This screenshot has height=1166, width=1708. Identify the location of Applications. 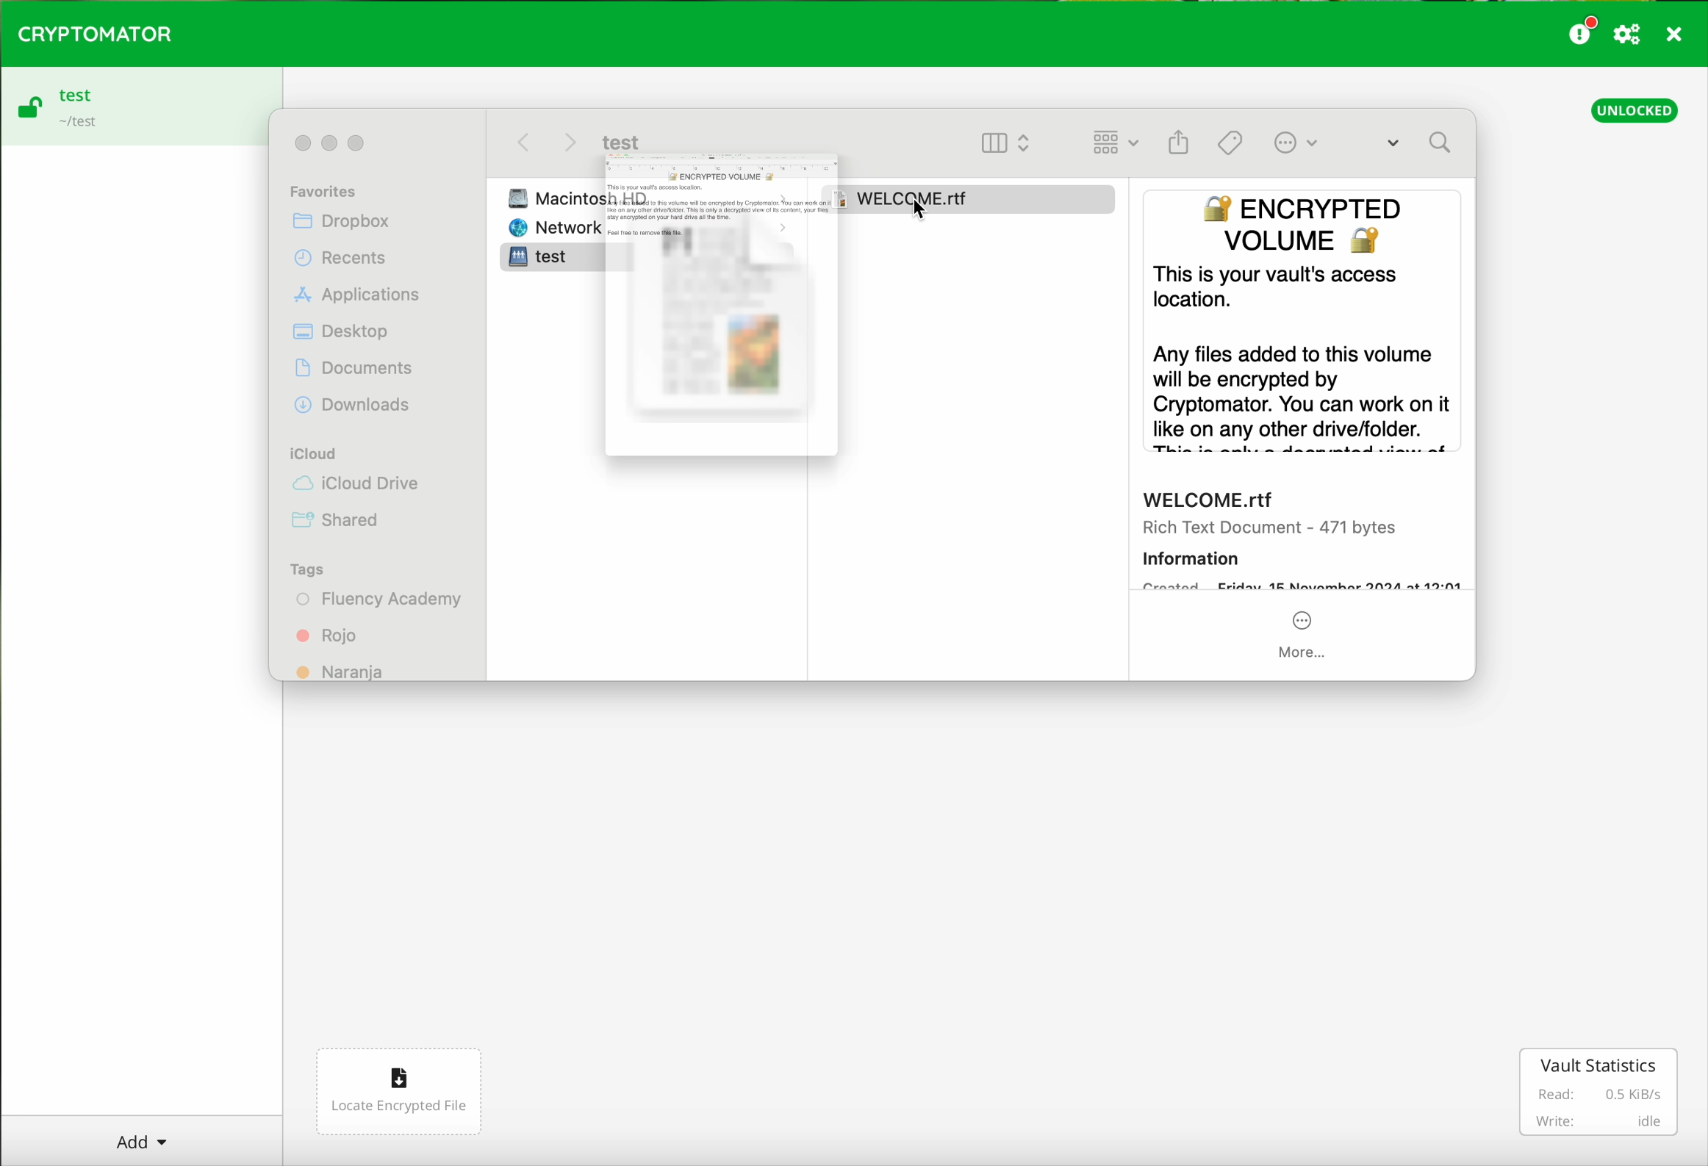
(359, 292).